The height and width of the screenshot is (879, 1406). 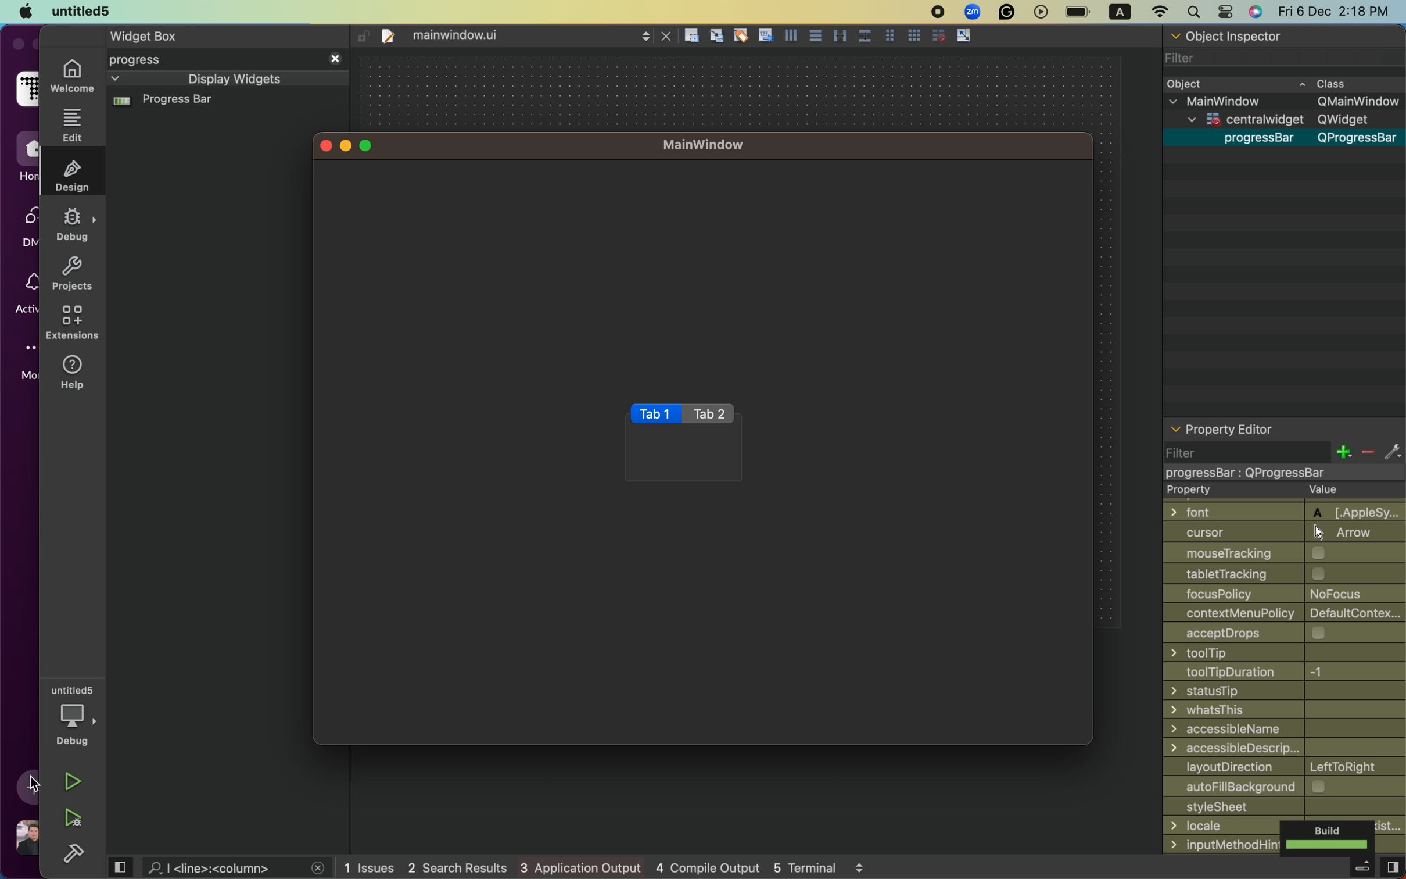 I want to click on accept drops, so click(x=1285, y=633).